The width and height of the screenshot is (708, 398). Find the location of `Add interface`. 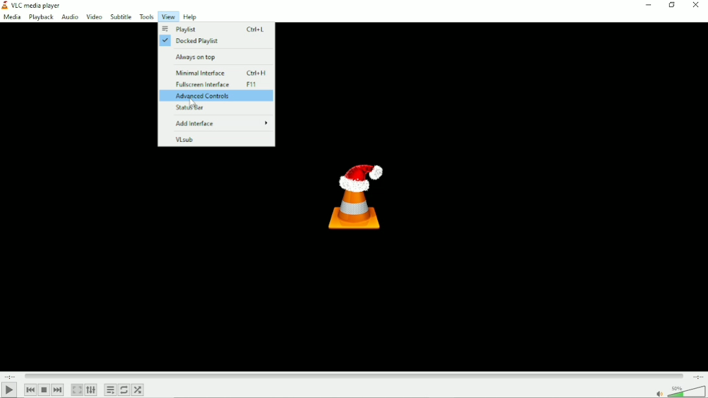

Add interface is located at coordinates (219, 123).